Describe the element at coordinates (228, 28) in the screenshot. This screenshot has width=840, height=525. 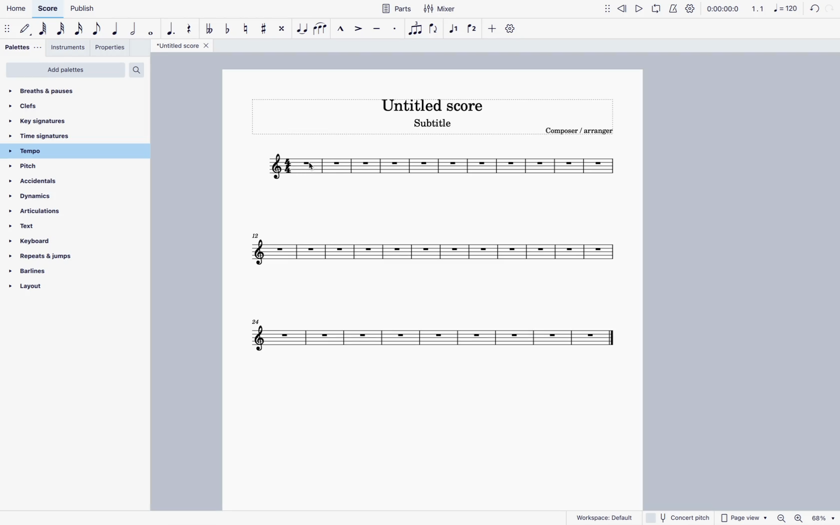
I see `toggle flat` at that location.